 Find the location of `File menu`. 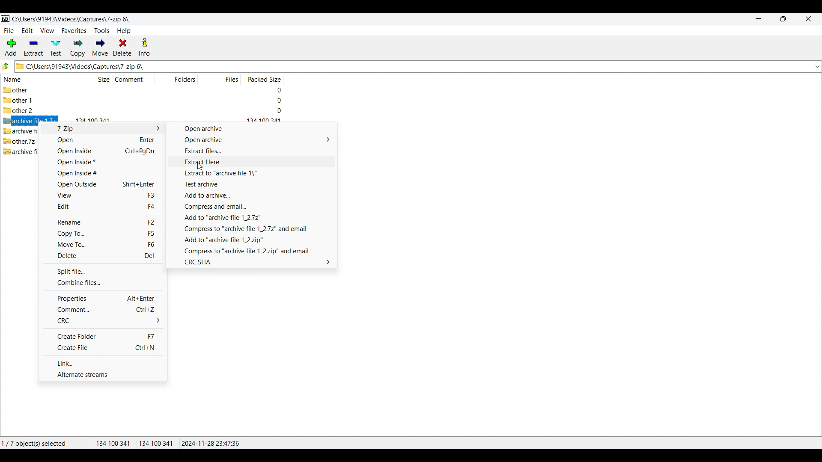

File menu is located at coordinates (9, 31).